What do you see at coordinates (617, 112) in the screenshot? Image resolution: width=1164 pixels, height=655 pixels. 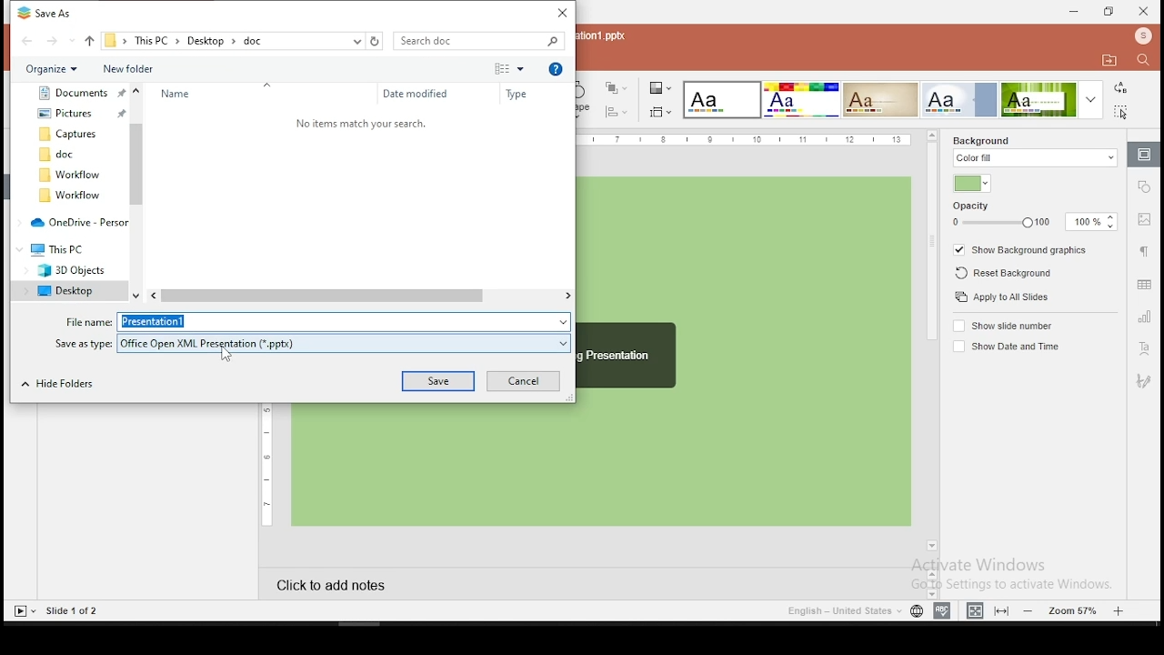 I see `align shapes` at bounding box center [617, 112].